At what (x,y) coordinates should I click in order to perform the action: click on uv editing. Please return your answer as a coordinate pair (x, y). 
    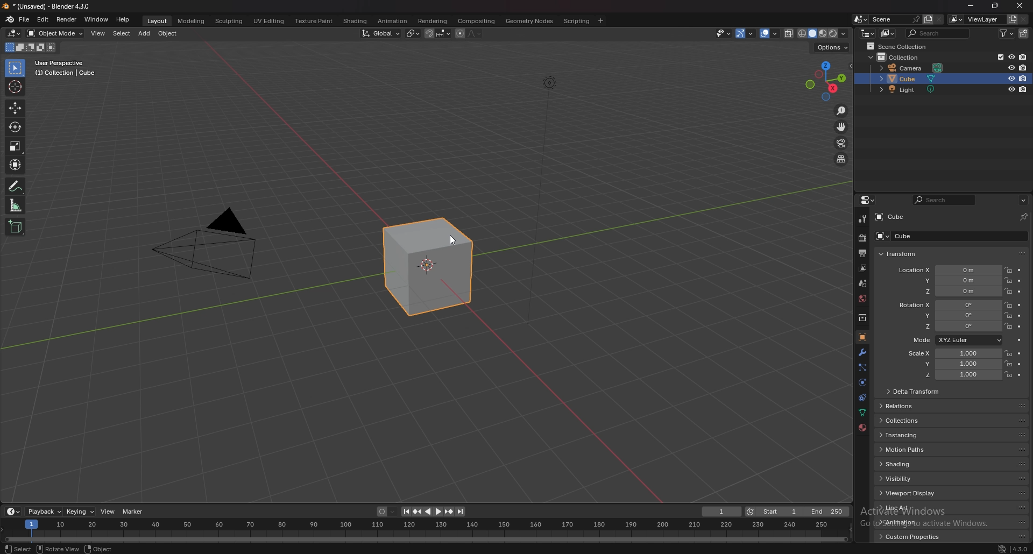
    Looking at the image, I should click on (270, 21).